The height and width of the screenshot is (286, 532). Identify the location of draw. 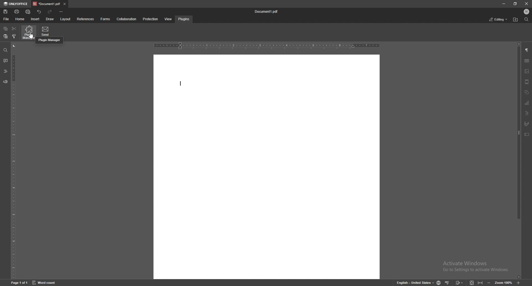
(50, 19).